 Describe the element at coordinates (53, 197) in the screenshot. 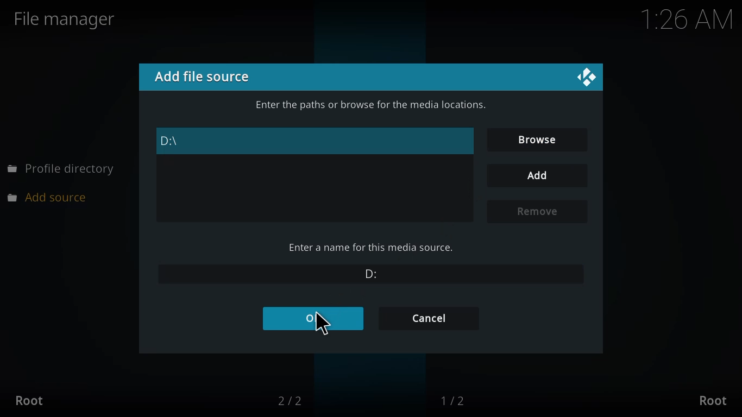

I see `Add source` at that location.